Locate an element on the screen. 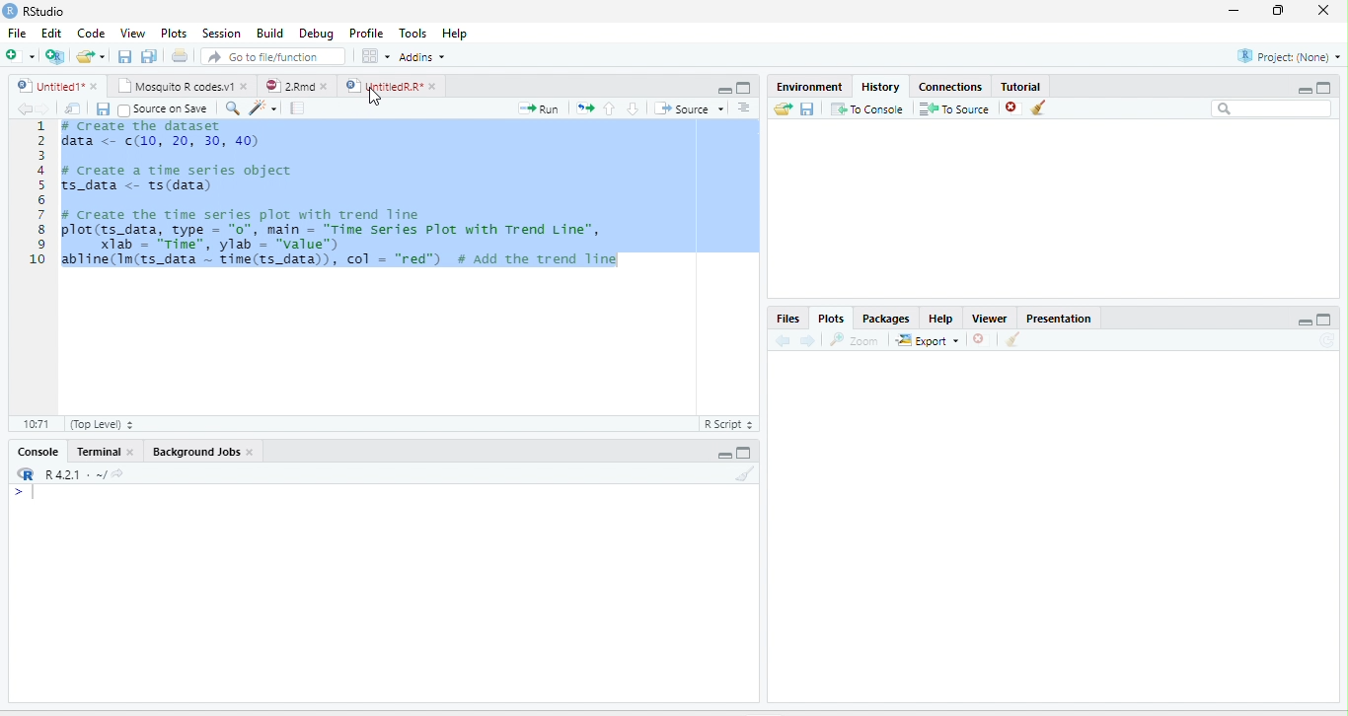 Image resolution: width=1348 pixels, height=716 pixels. R 4.2.1 . ~/ is located at coordinates (75, 472).